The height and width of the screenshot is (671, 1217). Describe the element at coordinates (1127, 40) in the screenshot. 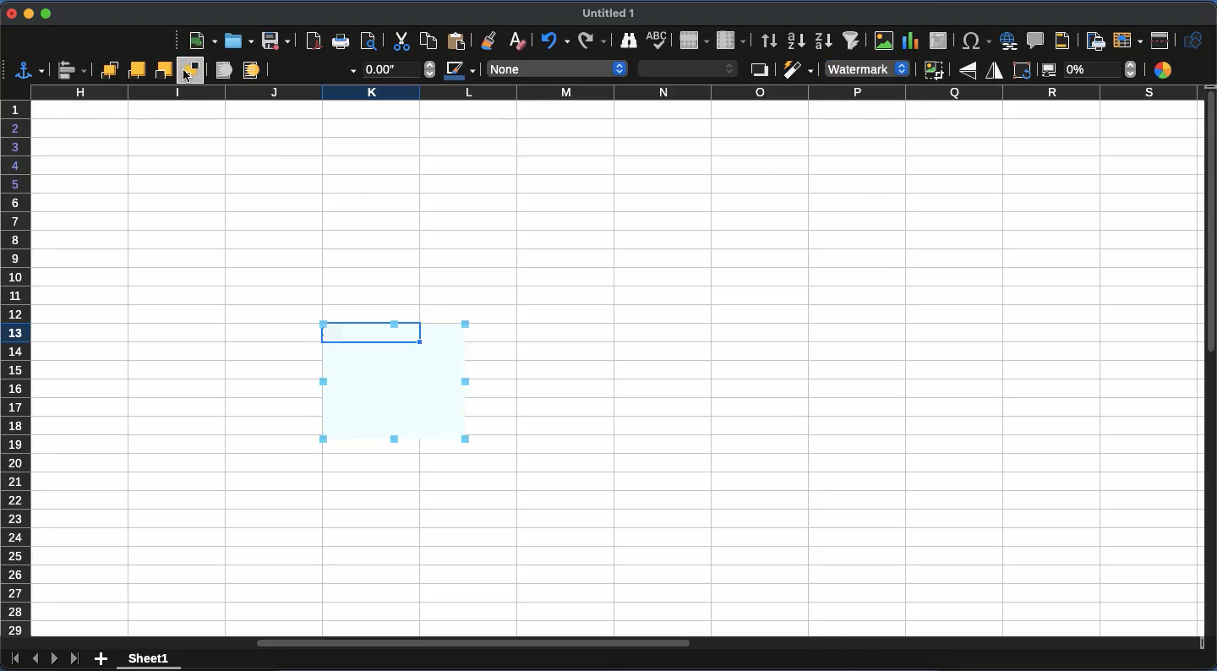

I see `freeze rows and columns` at that location.